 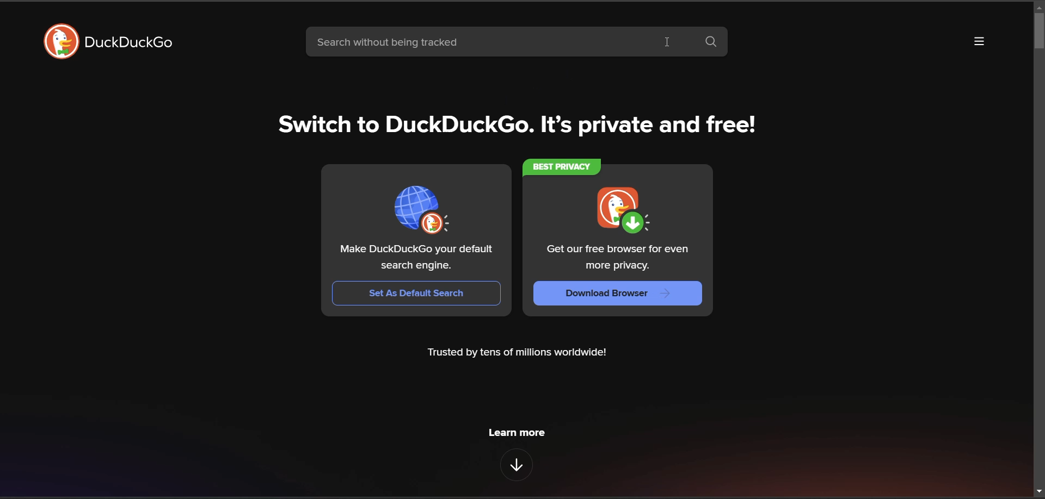 I want to click on Get our free browser for even more privacy., so click(x=613, y=258).